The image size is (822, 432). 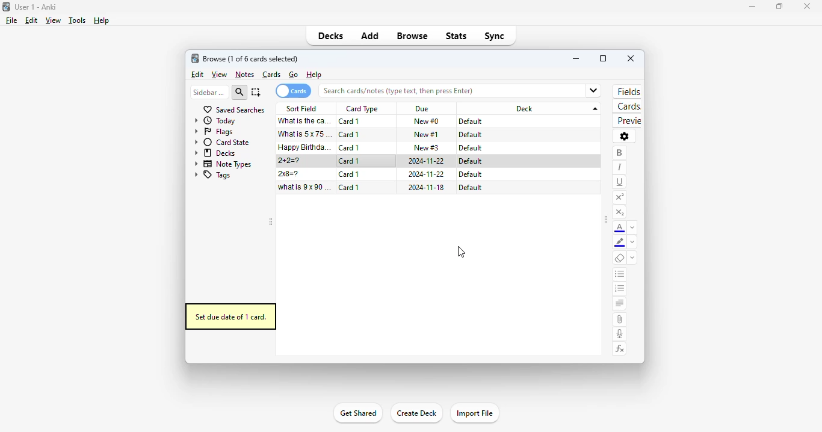 I want to click on default, so click(x=469, y=187).